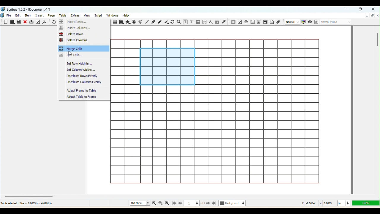  What do you see at coordinates (252, 21) in the screenshot?
I see `PDF text field` at bounding box center [252, 21].